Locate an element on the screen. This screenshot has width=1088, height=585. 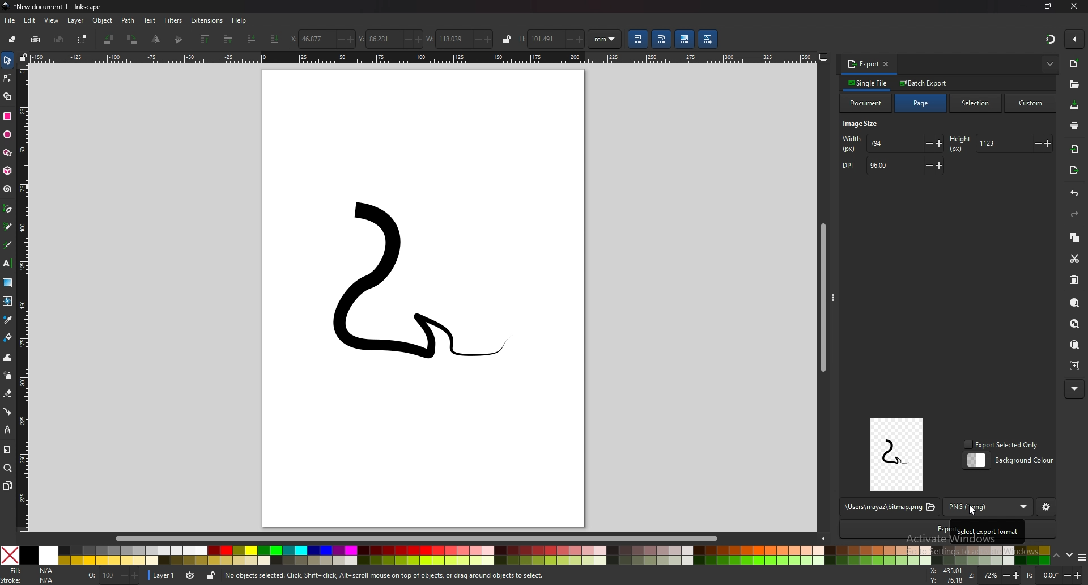
raise selection one step is located at coordinates (227, 40).